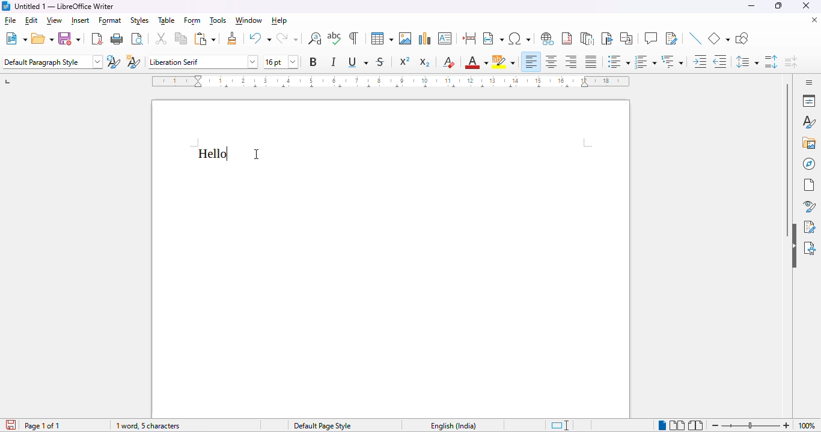 The height and width of the screenshot is (432, 821). What do you see at coordinates (206, 38) in the screenshot?
I see `paste` at bounding box center [206, 38].